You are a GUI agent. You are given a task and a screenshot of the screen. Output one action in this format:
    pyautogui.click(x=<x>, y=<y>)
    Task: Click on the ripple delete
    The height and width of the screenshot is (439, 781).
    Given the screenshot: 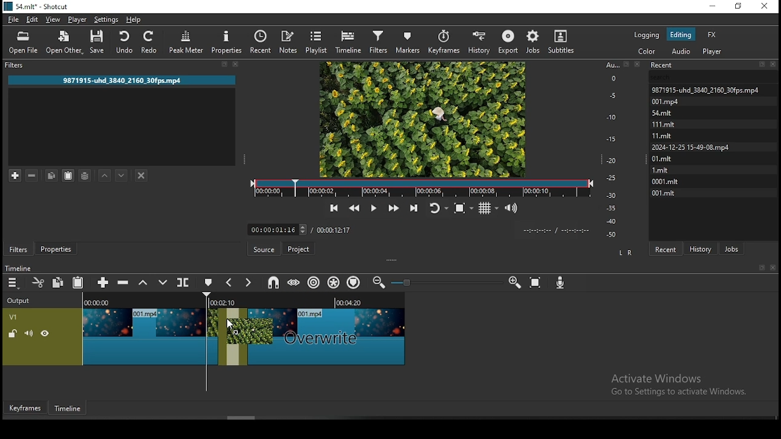 What is the action you would take?
    pyautogui.click(x=123, y=282)
    